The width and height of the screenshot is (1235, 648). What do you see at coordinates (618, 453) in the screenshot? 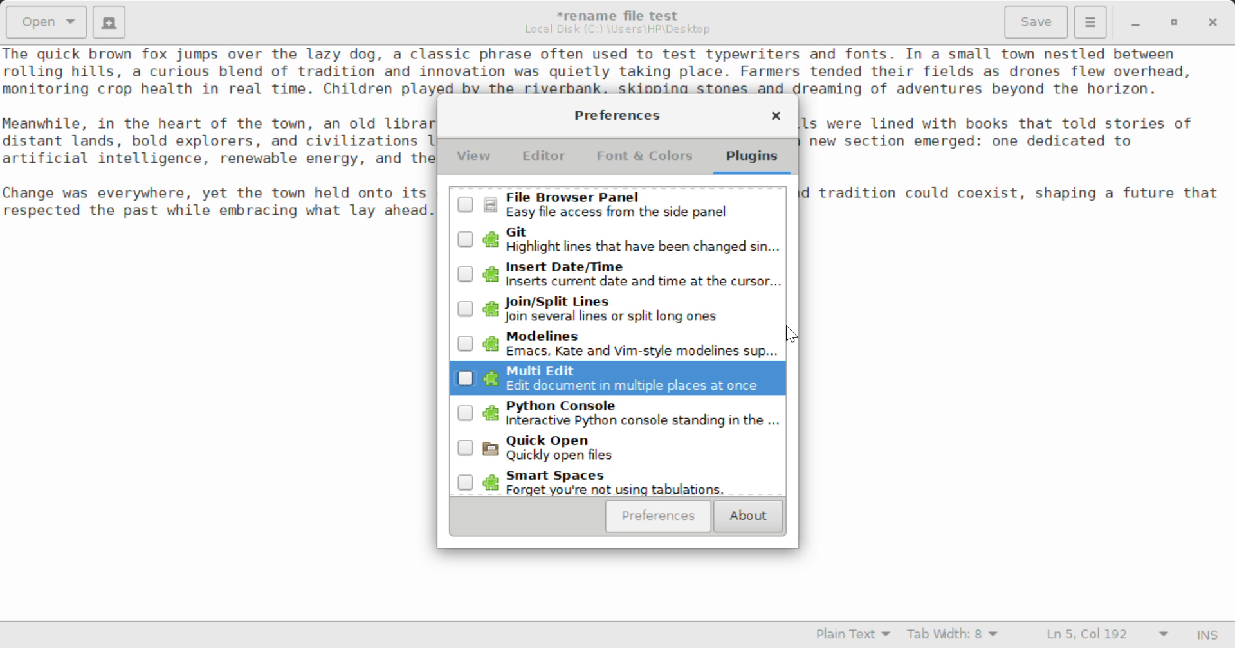
I see `Unselected Quickly Open Plugin` at bounding box center [618, 453].